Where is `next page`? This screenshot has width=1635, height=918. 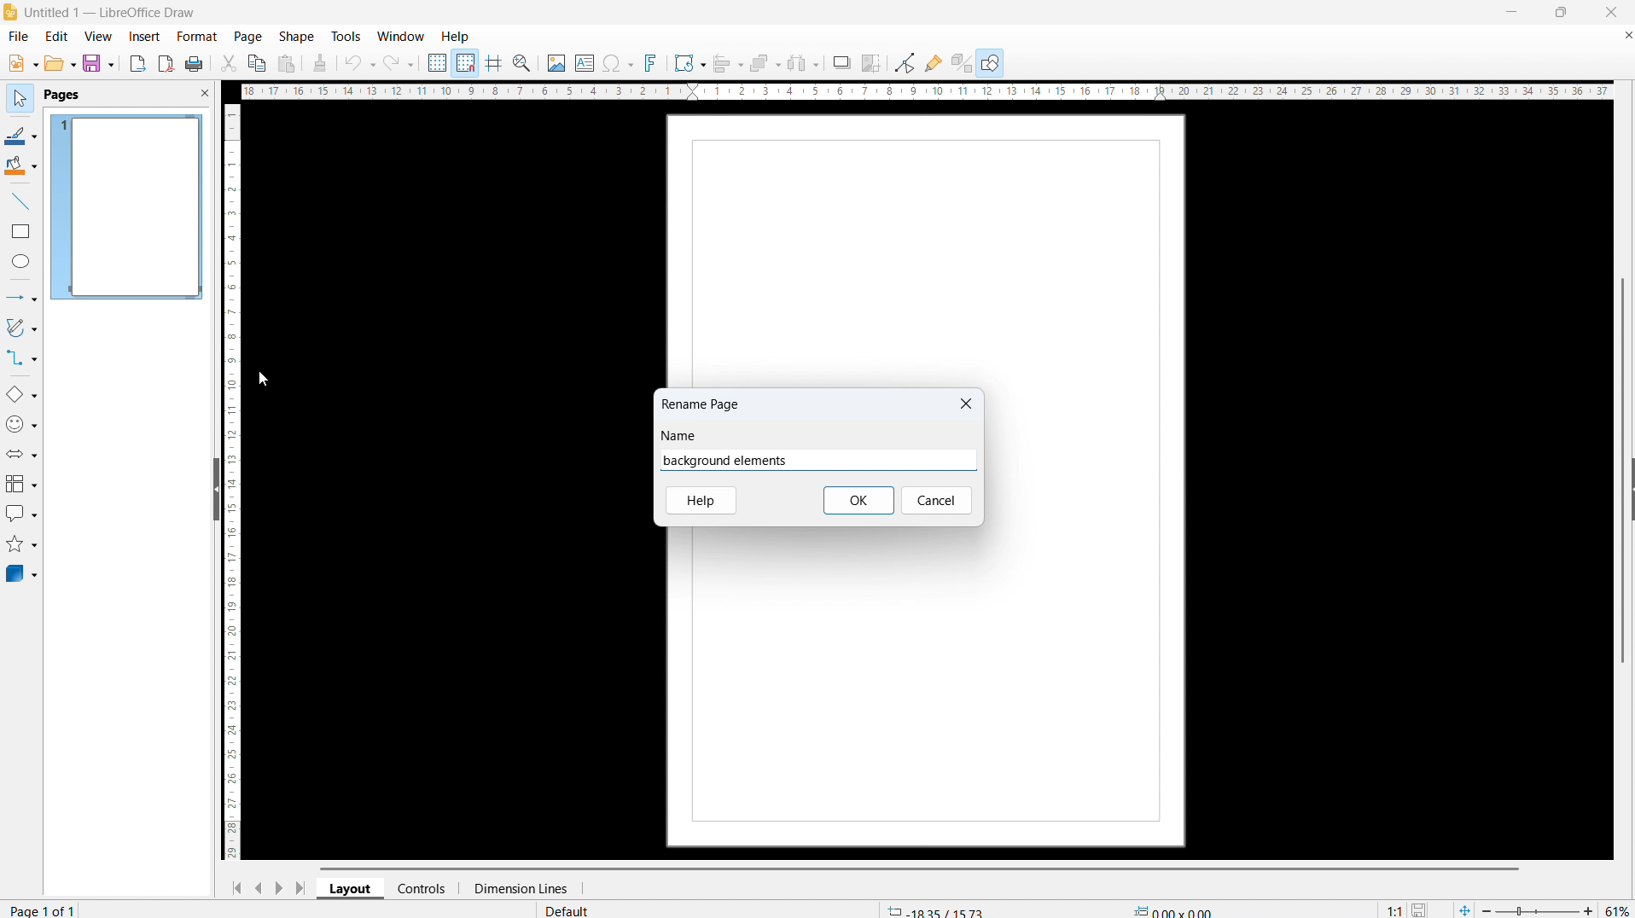 next page is located at coordinates (278, 887).